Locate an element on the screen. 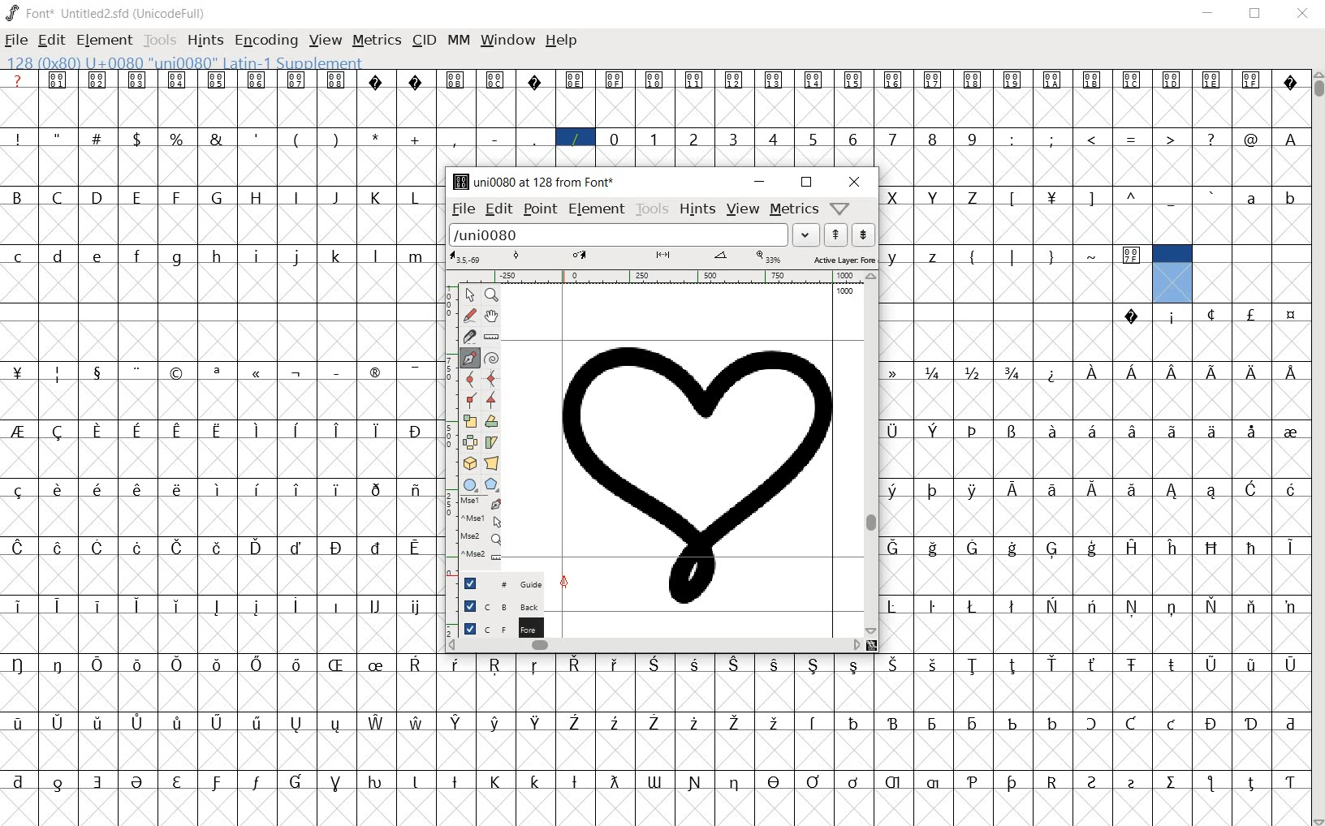  TOOLS is located at coordinates (160, 41).